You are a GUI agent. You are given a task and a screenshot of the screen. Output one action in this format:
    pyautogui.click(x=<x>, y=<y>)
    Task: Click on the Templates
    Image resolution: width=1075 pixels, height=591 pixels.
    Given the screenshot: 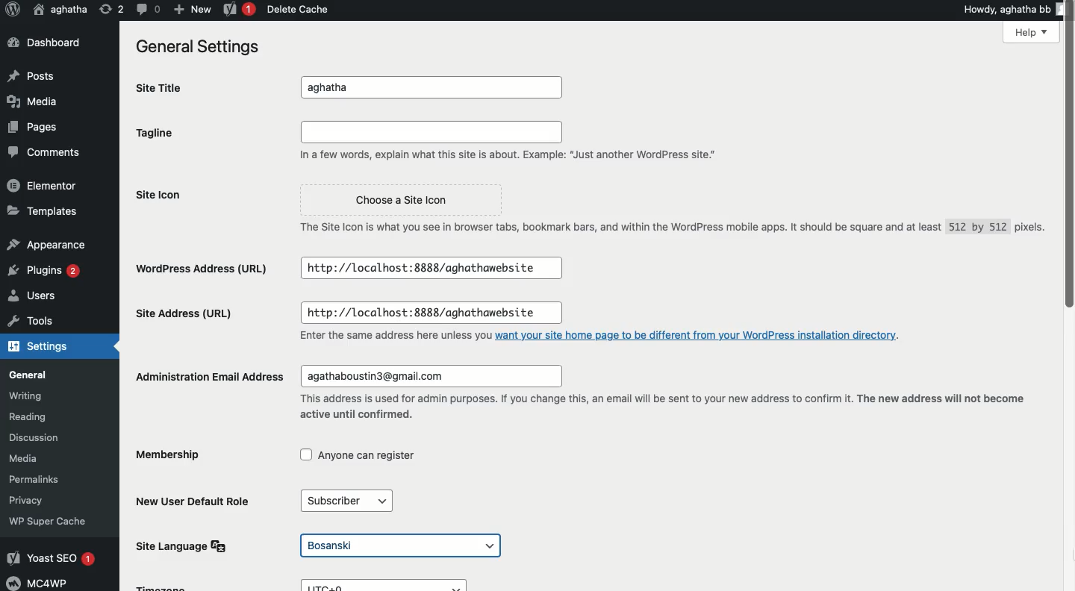 What is the action you would take?
    pyautogui.click(x=40, y=210)
    